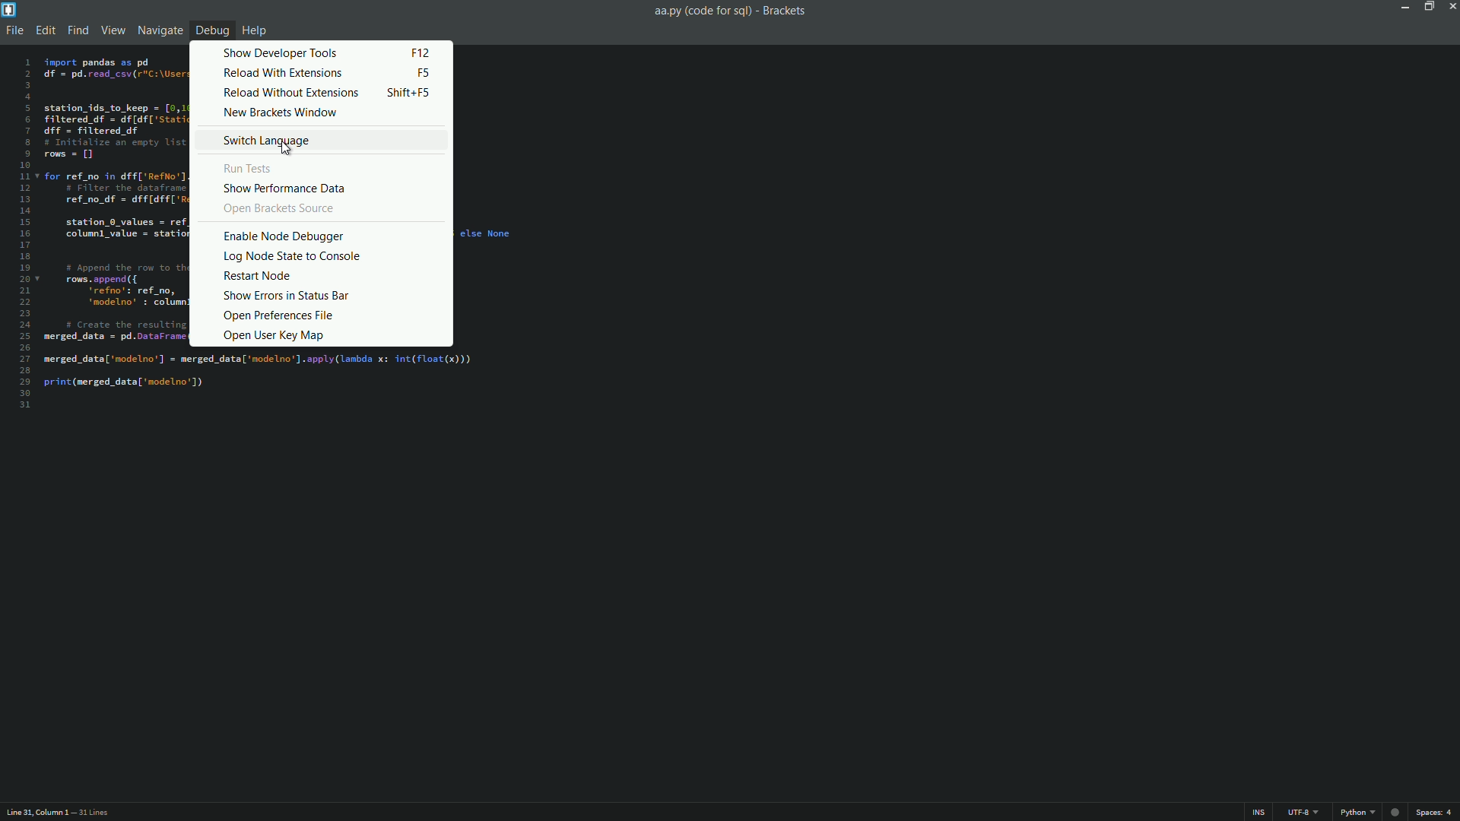 This screenshot has width=1460, height=821. I want to click on switch language, so click(266, 140).